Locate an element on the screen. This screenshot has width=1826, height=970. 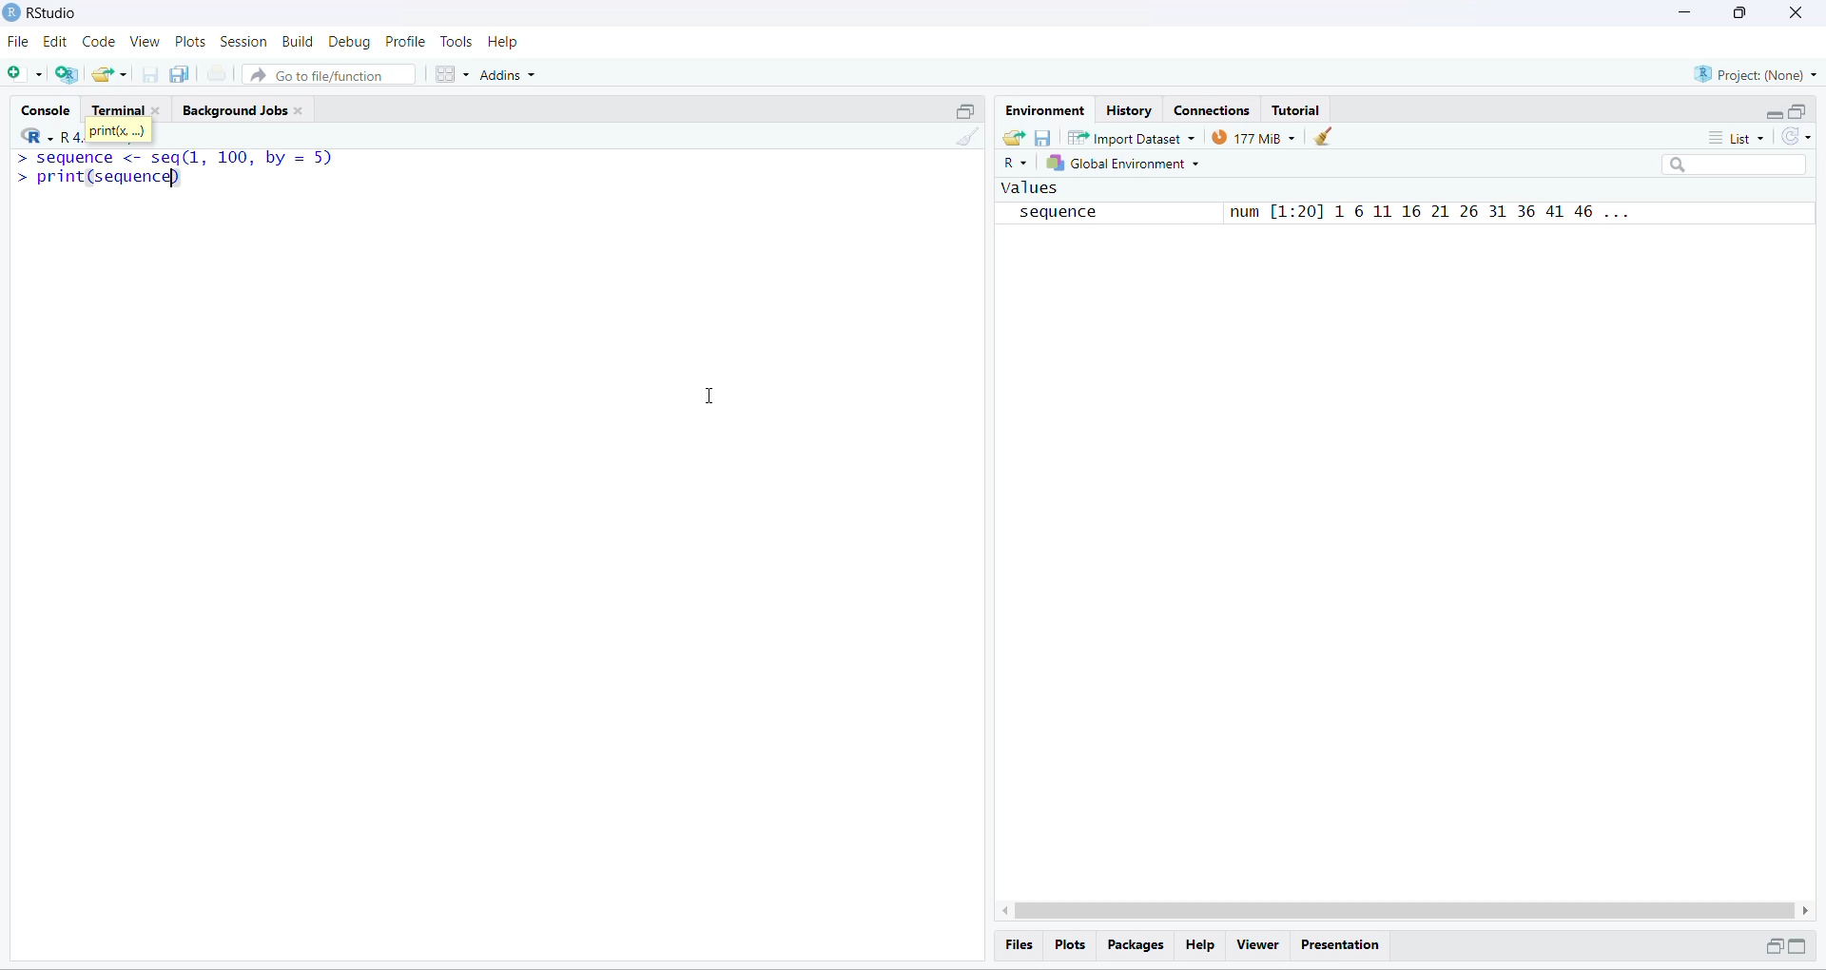
help is located at coordinates (502, 43).